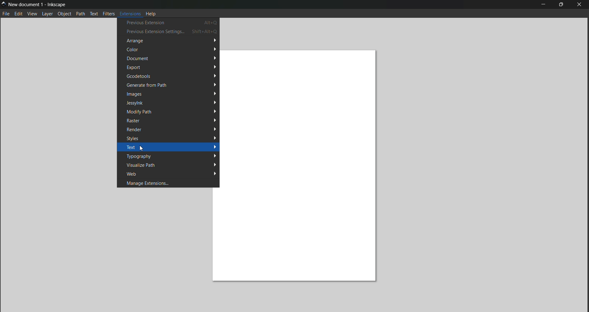 Image resolution: width=589 pixels, height=312 pixels. What do you see at coordinates (168, 41) in the screenshot?
I see `arrange` at bounding box center [168, 41].